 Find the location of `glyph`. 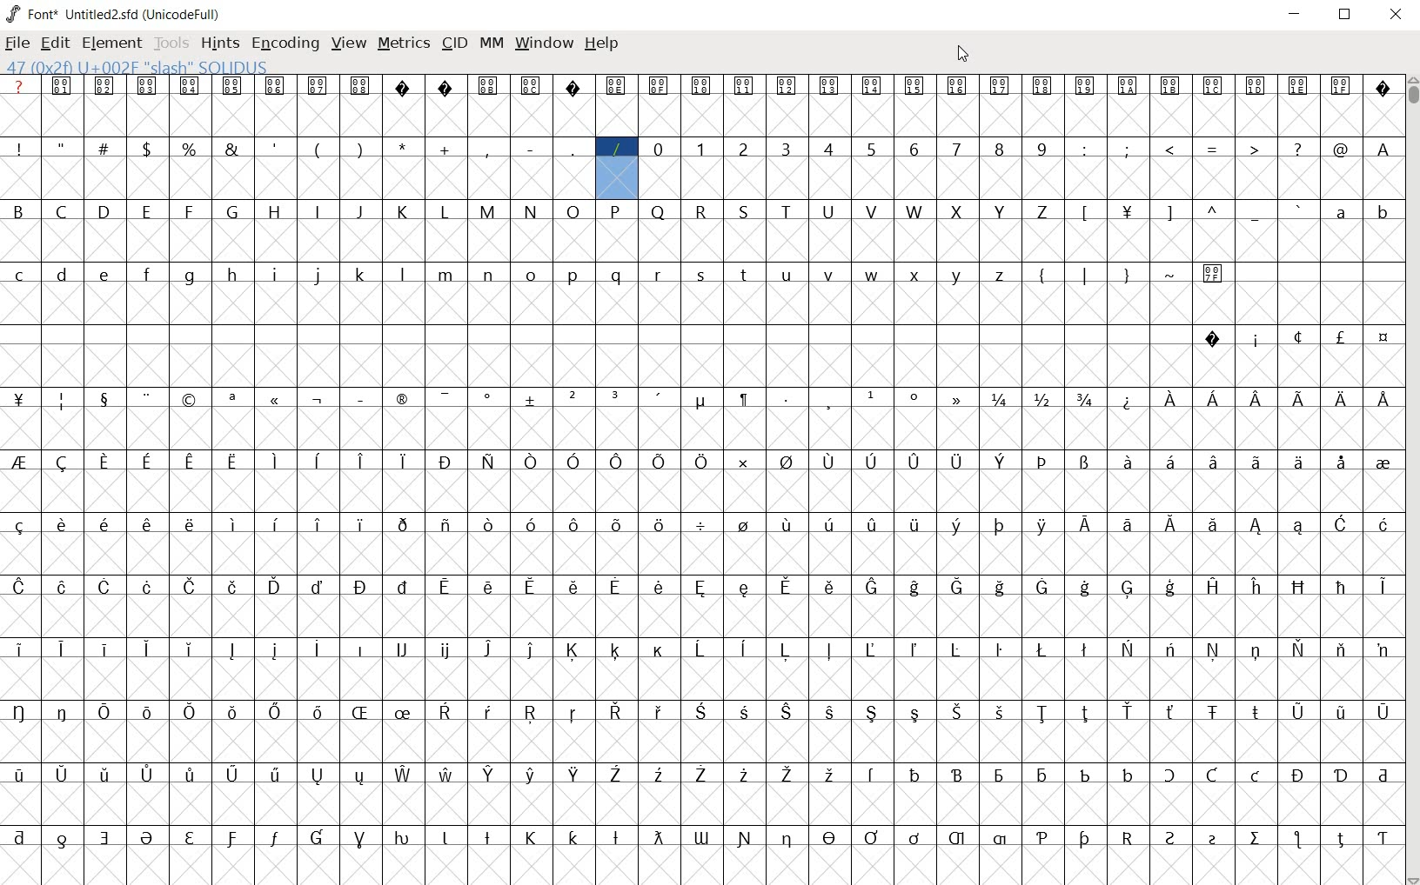

glyph is located at coordinates (358, 777).